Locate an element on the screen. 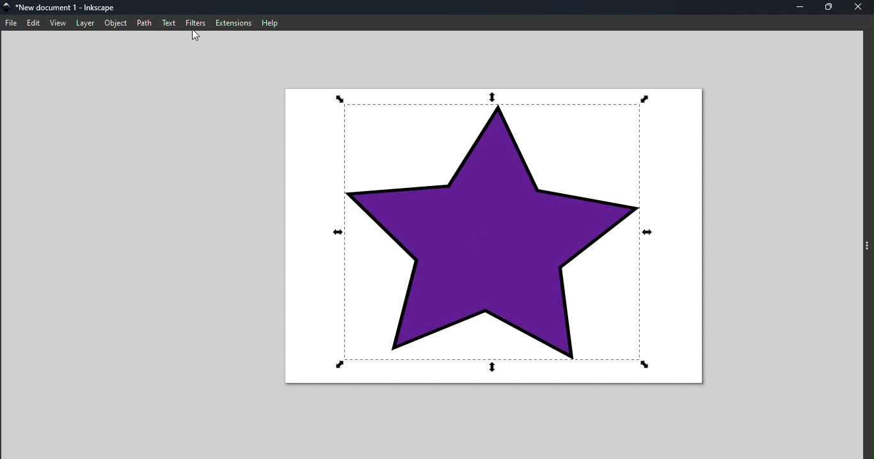 This screenshot has height=459, width=874. File is located at coordinates (11, 24).